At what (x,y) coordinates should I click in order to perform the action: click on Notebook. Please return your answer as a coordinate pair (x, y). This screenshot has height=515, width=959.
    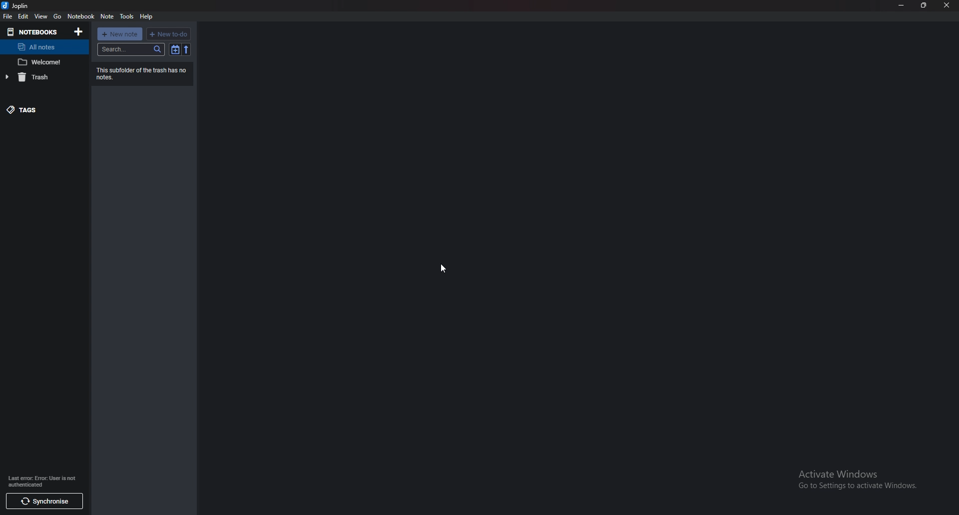
    Looking at the image, I should click on (81, 16).